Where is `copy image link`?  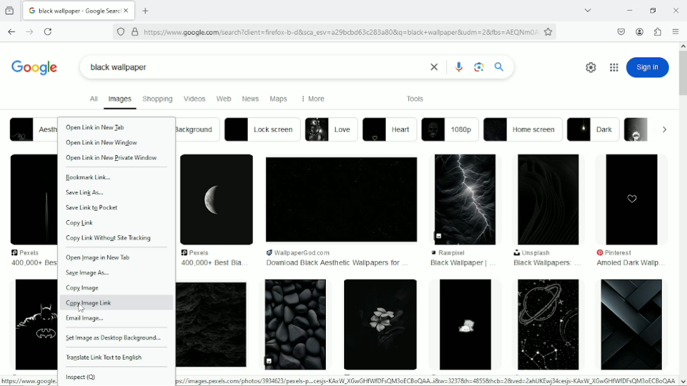 copy image link is located at coordinates (93, 303).